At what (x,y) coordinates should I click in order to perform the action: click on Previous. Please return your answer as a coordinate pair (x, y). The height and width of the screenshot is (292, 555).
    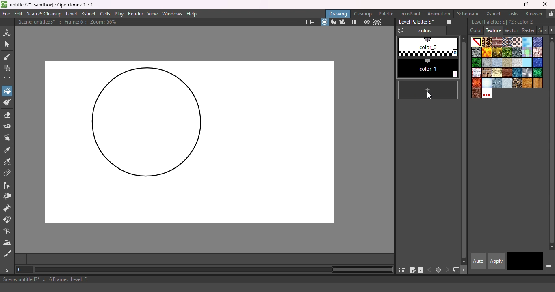
    Looking at the image, I should click on (544, 30).